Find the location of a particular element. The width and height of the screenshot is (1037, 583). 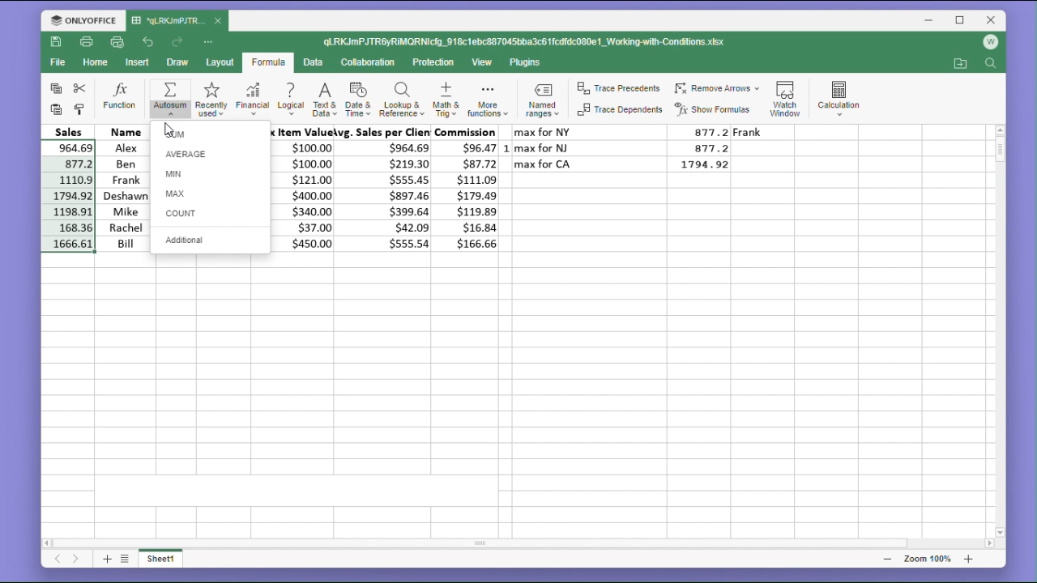

max is located at coordinates (209, 192).